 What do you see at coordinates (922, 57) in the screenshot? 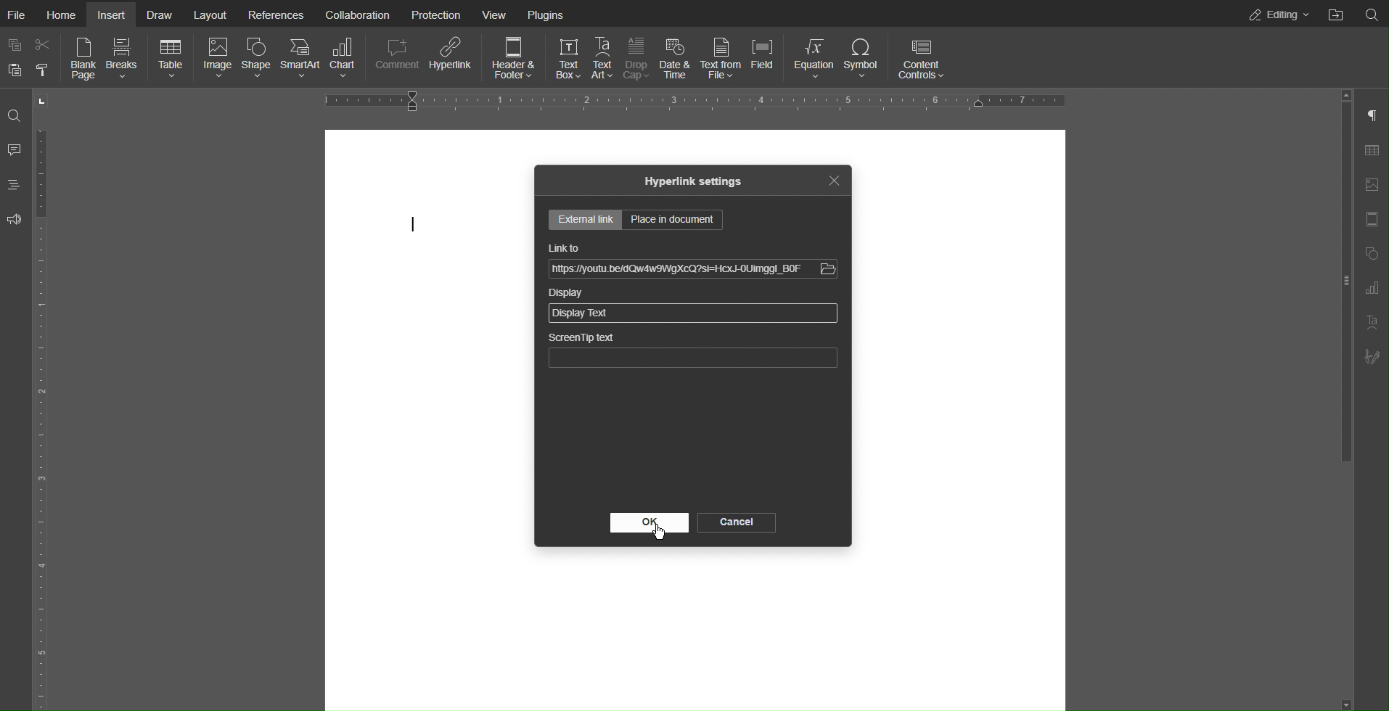
I see `Content Controls` at bounding box center [922, 57].